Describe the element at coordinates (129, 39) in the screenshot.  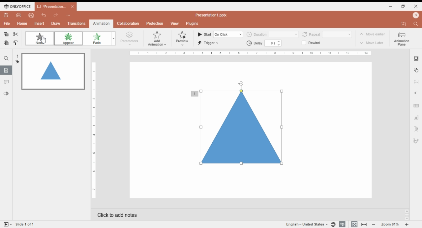
I see `parameters` at that location.